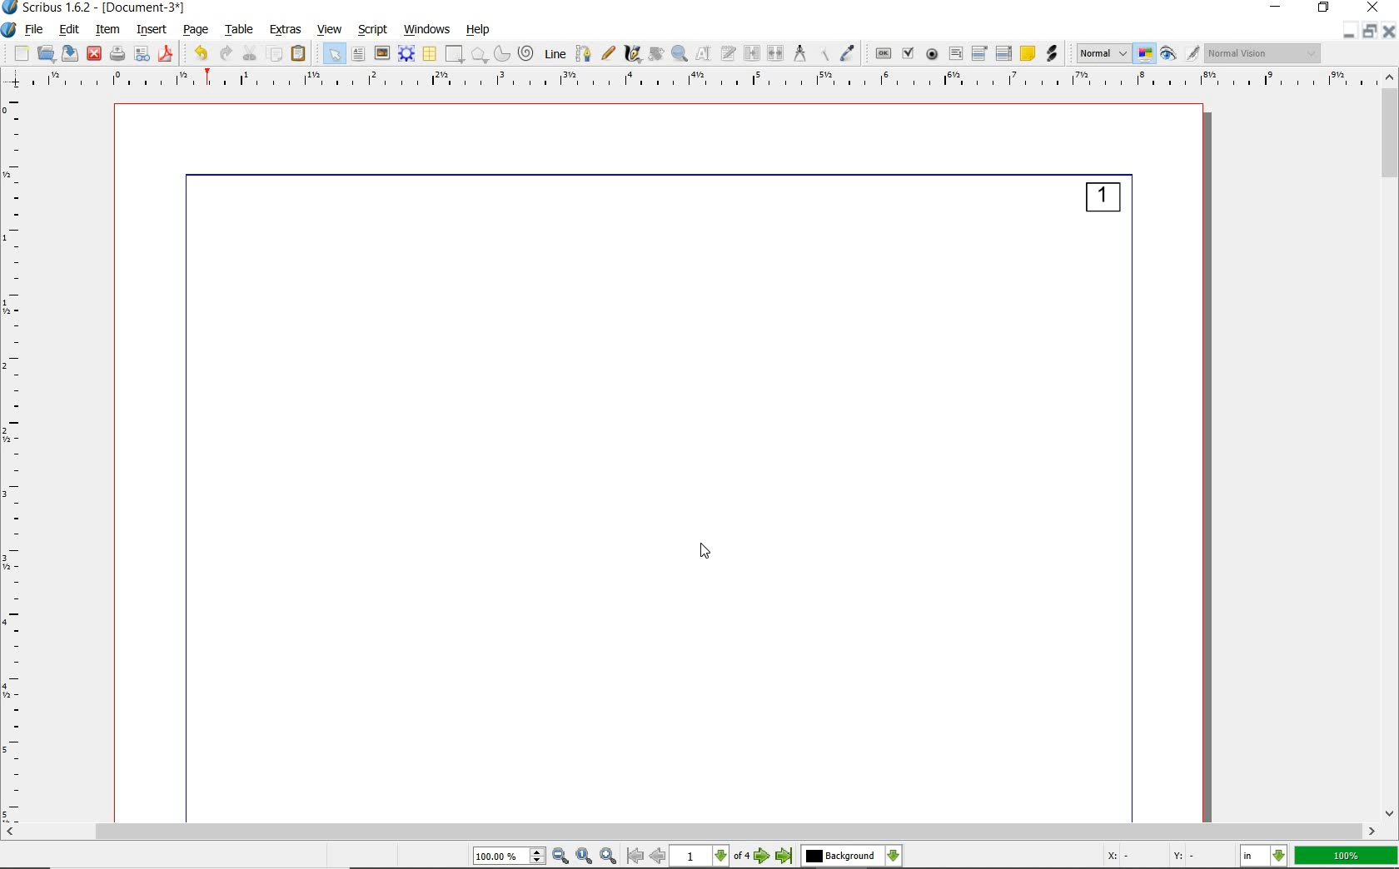 This screenshot has width=1399, height=869. Describe the element at coordinates (679, 54) in the screenshot. I see `zoom in or zoom out` at that location.